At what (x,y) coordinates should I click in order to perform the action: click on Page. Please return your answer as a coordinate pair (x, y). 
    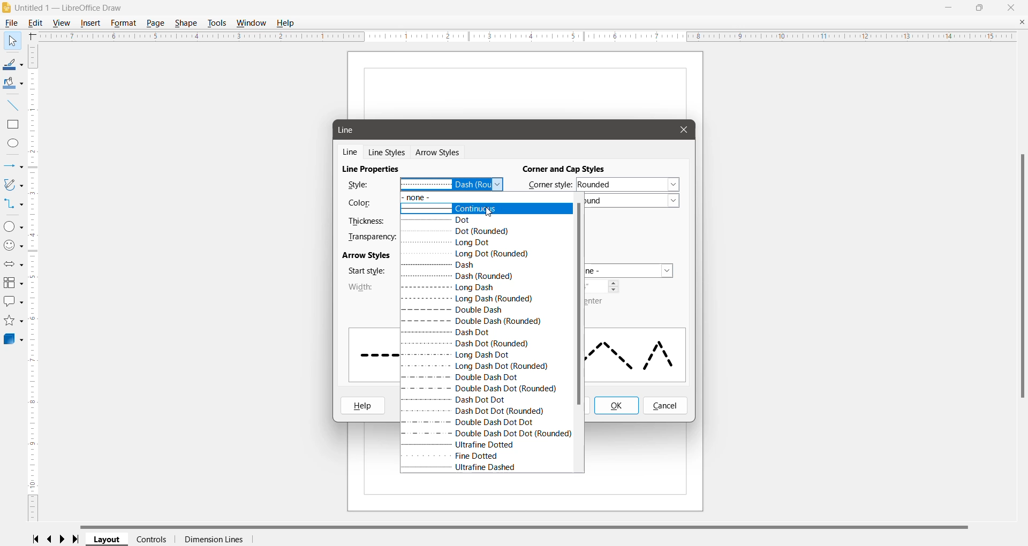
    Looking at the image, I should click on (156, 23).